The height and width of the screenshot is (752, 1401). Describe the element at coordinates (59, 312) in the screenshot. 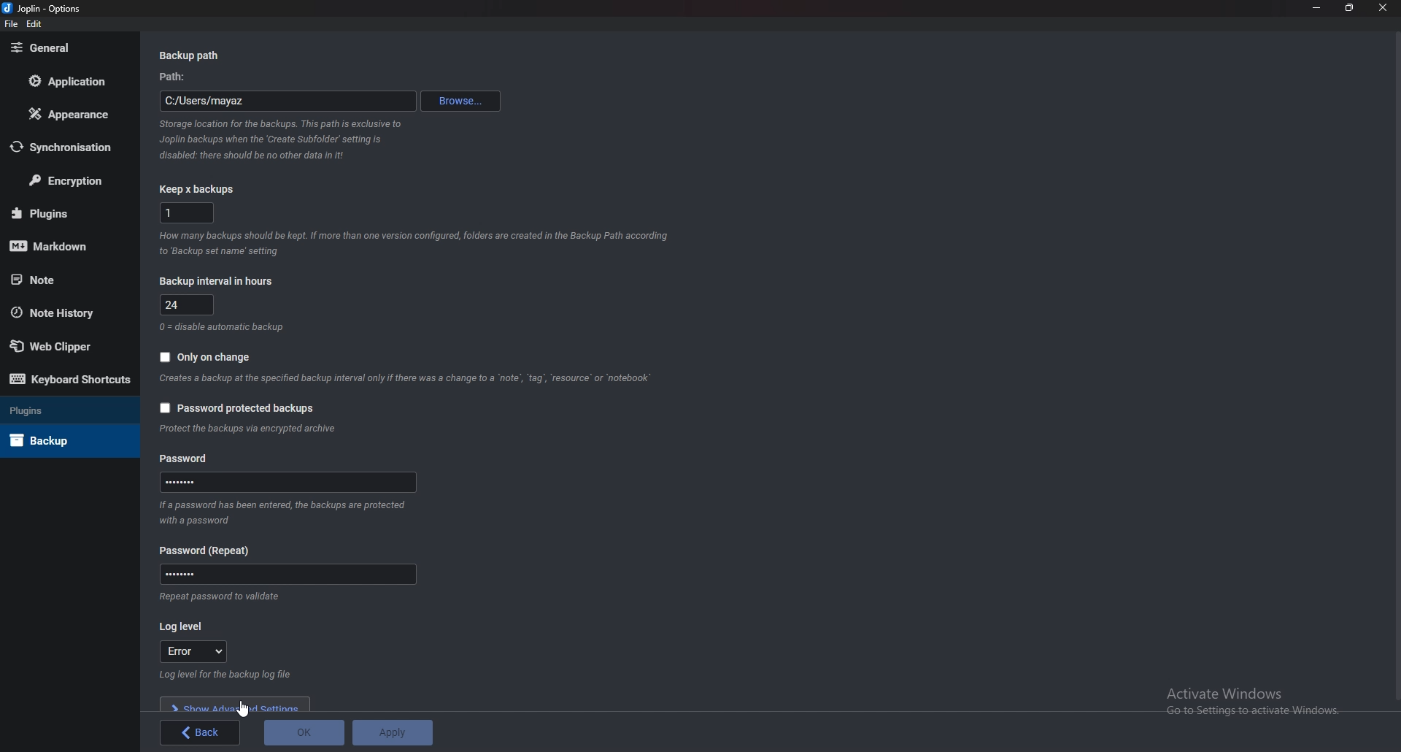

I see `Note history` at that location.